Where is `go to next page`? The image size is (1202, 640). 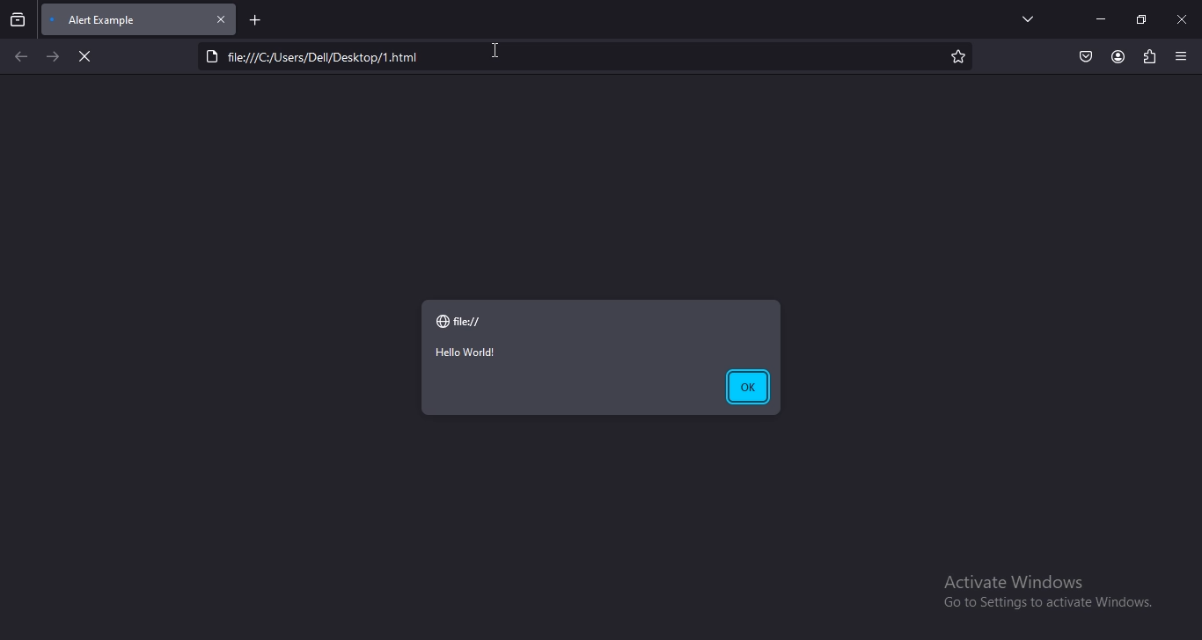
go to next page is located at coordinates (51, 57).